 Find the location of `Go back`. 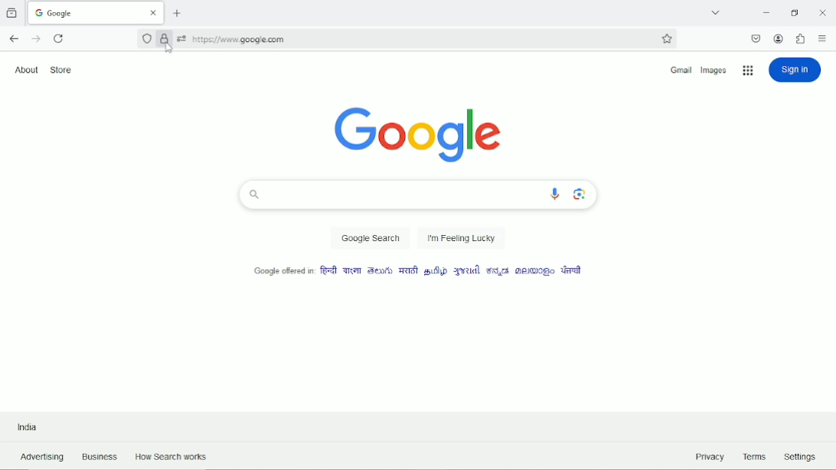

Go back is located at coordinates (14, 38).